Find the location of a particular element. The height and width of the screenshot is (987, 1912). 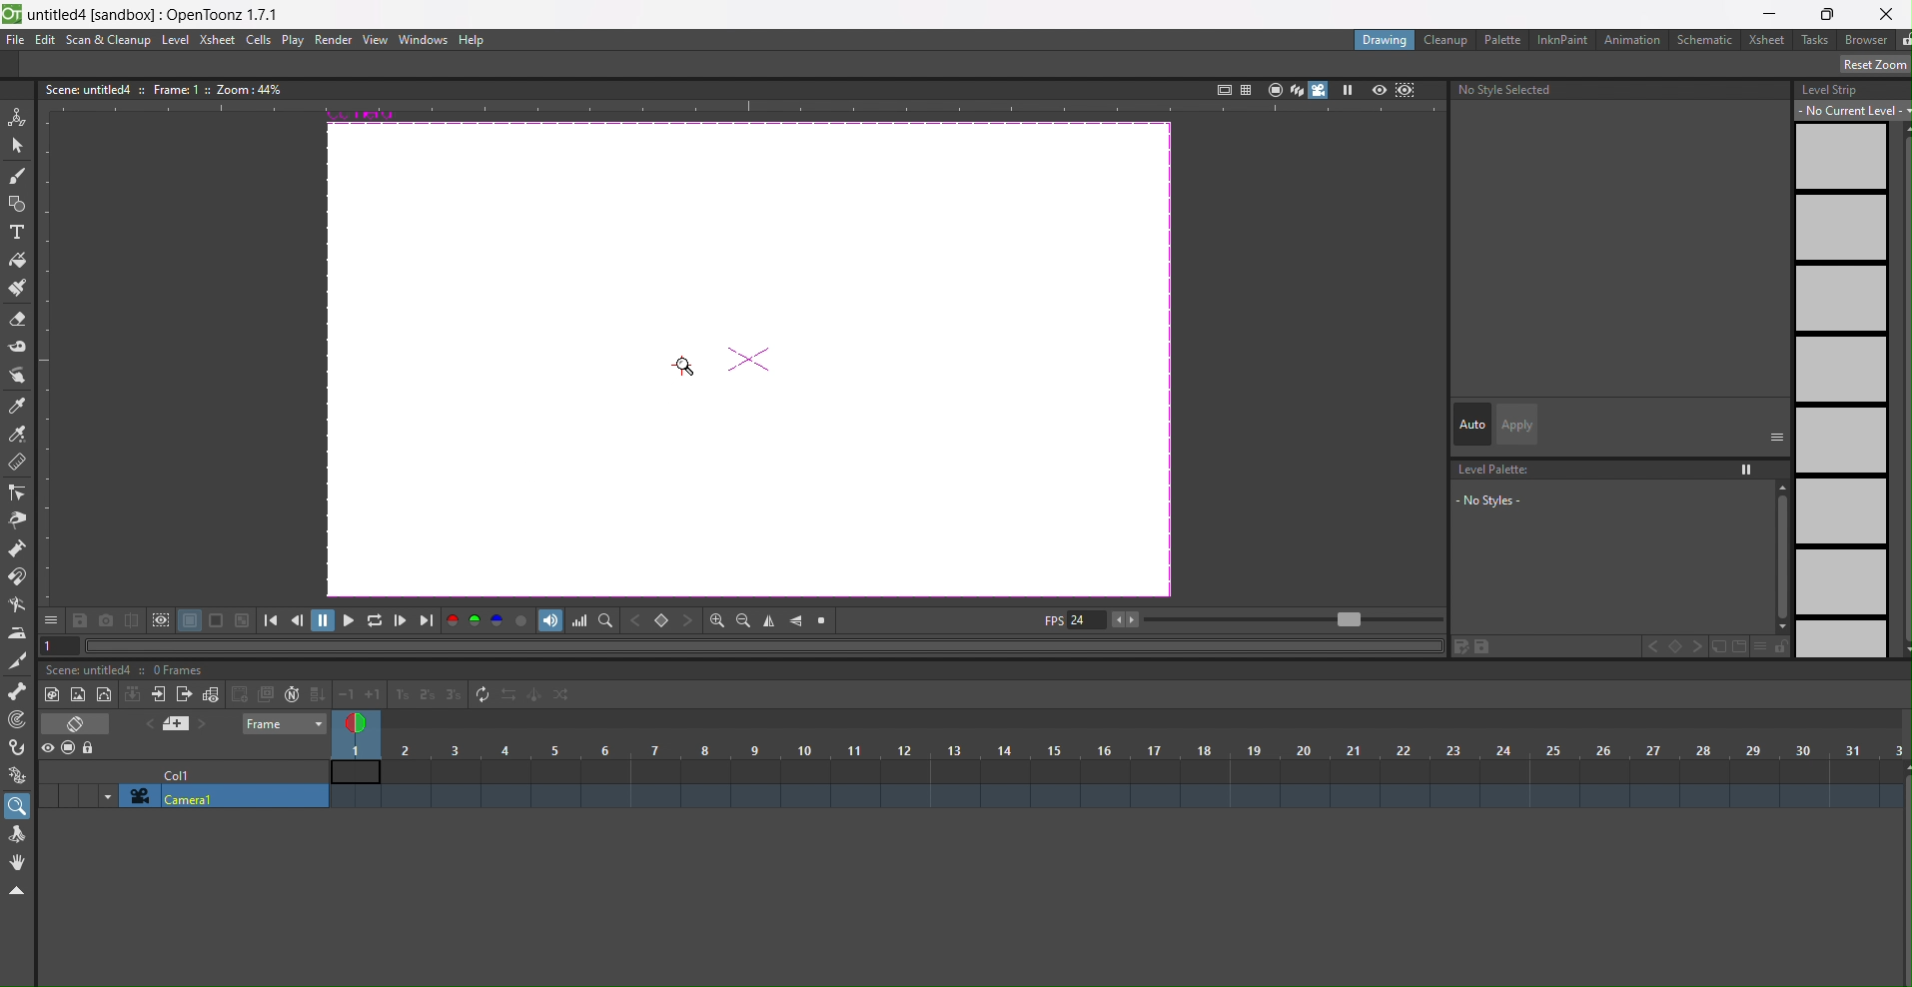

level palette is located at coordinates (1618, 505).